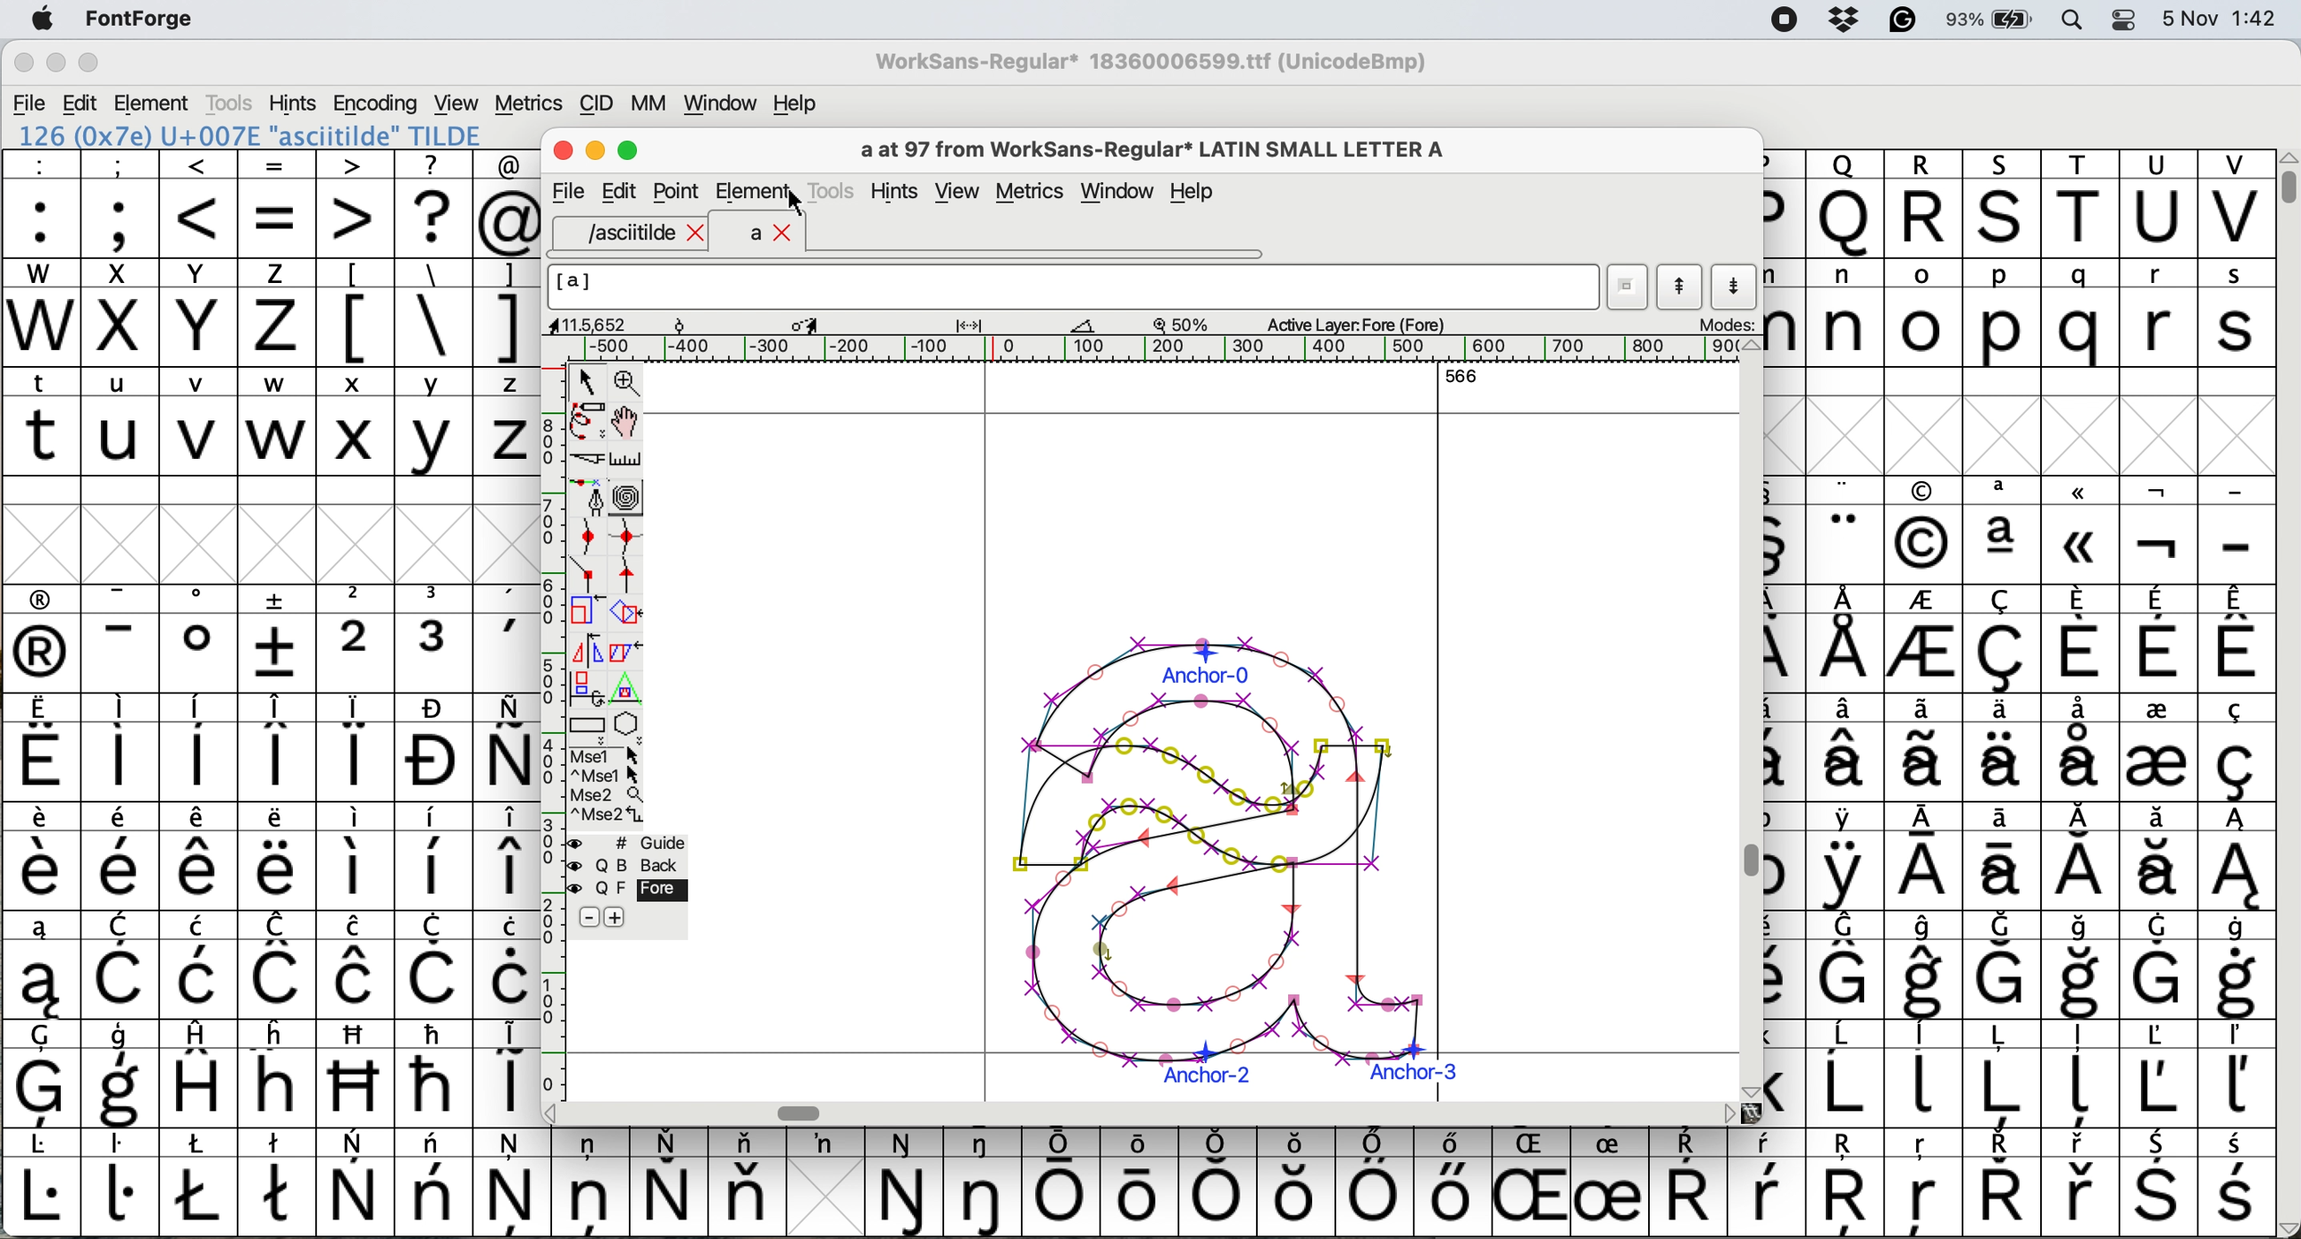 Image resolution: width=2301 pixels, height=1239 pixels. Describe the element at coordinates (431, 422) in the screenshot. I see `y` at that location.